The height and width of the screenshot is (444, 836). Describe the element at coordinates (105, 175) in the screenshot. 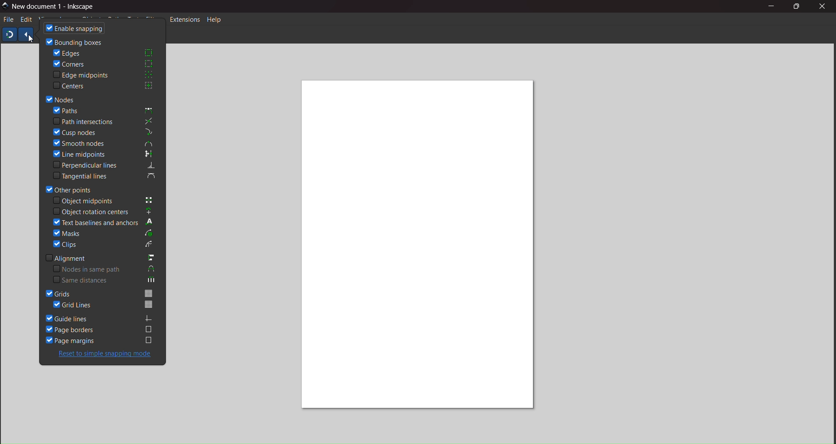

I see `tangential lines` at that location.